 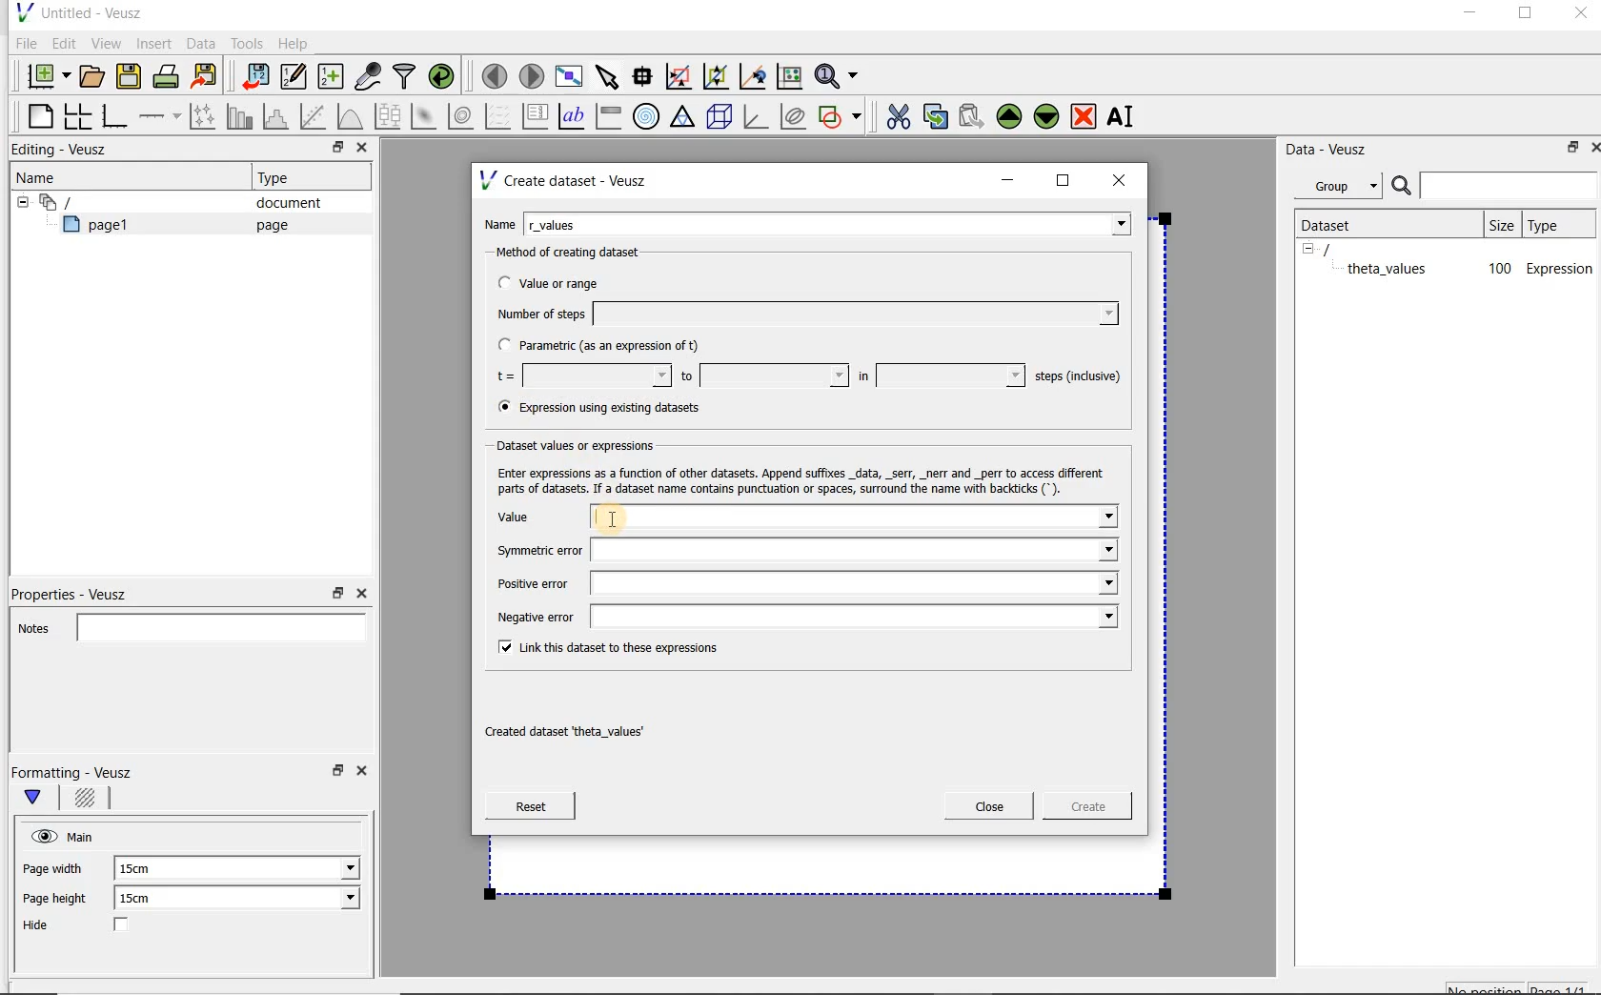 I want to click on Value, so click(x=803, y=518).